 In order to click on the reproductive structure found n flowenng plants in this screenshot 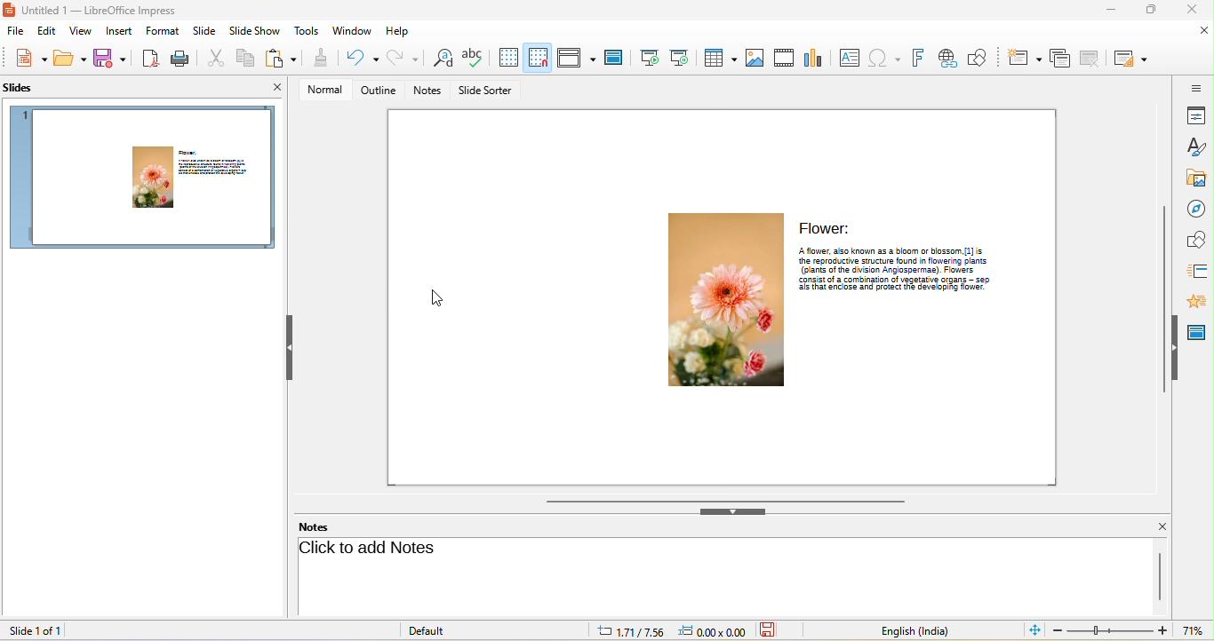, I will do `click(890, 260)`.